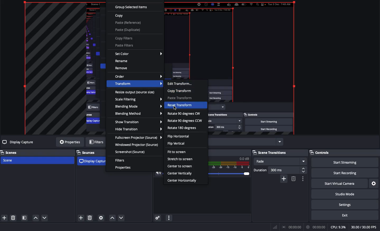 The width and height of the screenshot is (380, 231). I want to click on Settings, so click(374, 183).